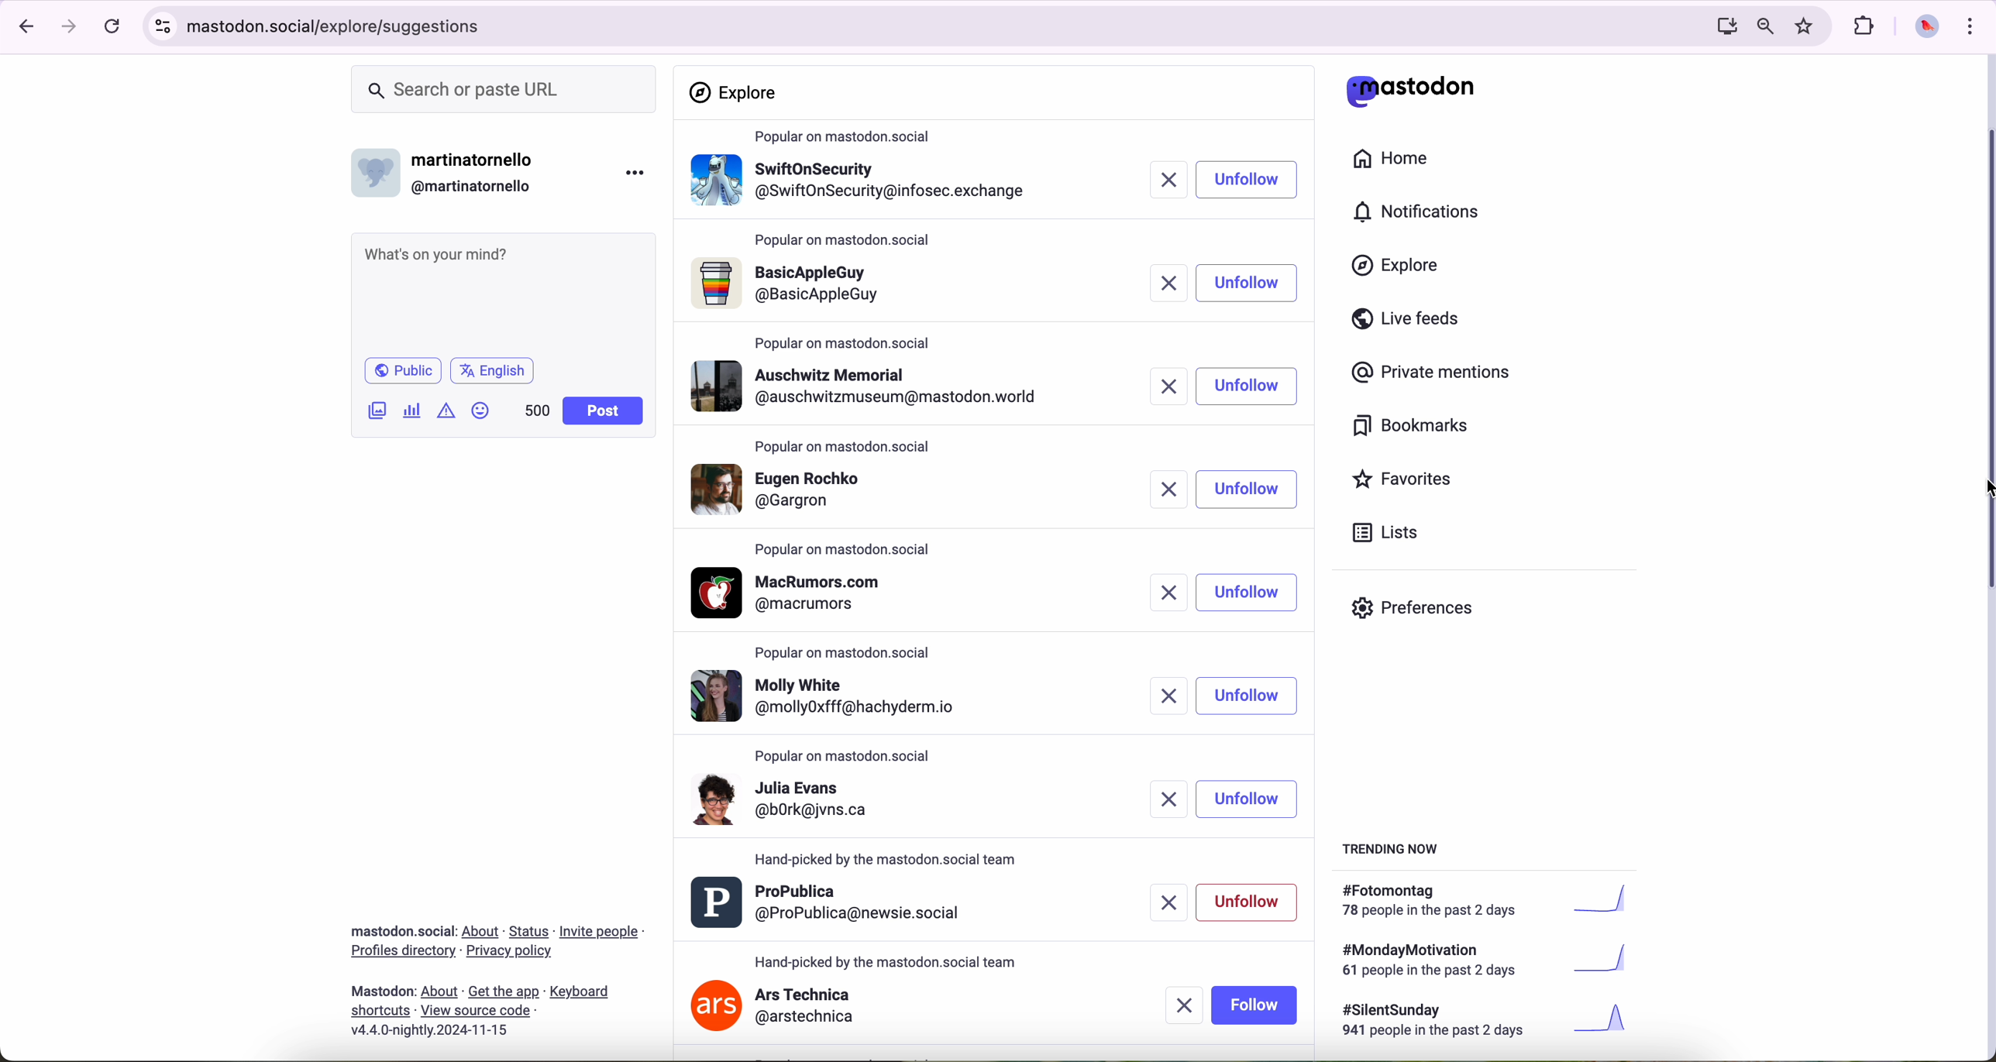  I want to click on profile, so click(796, 593).